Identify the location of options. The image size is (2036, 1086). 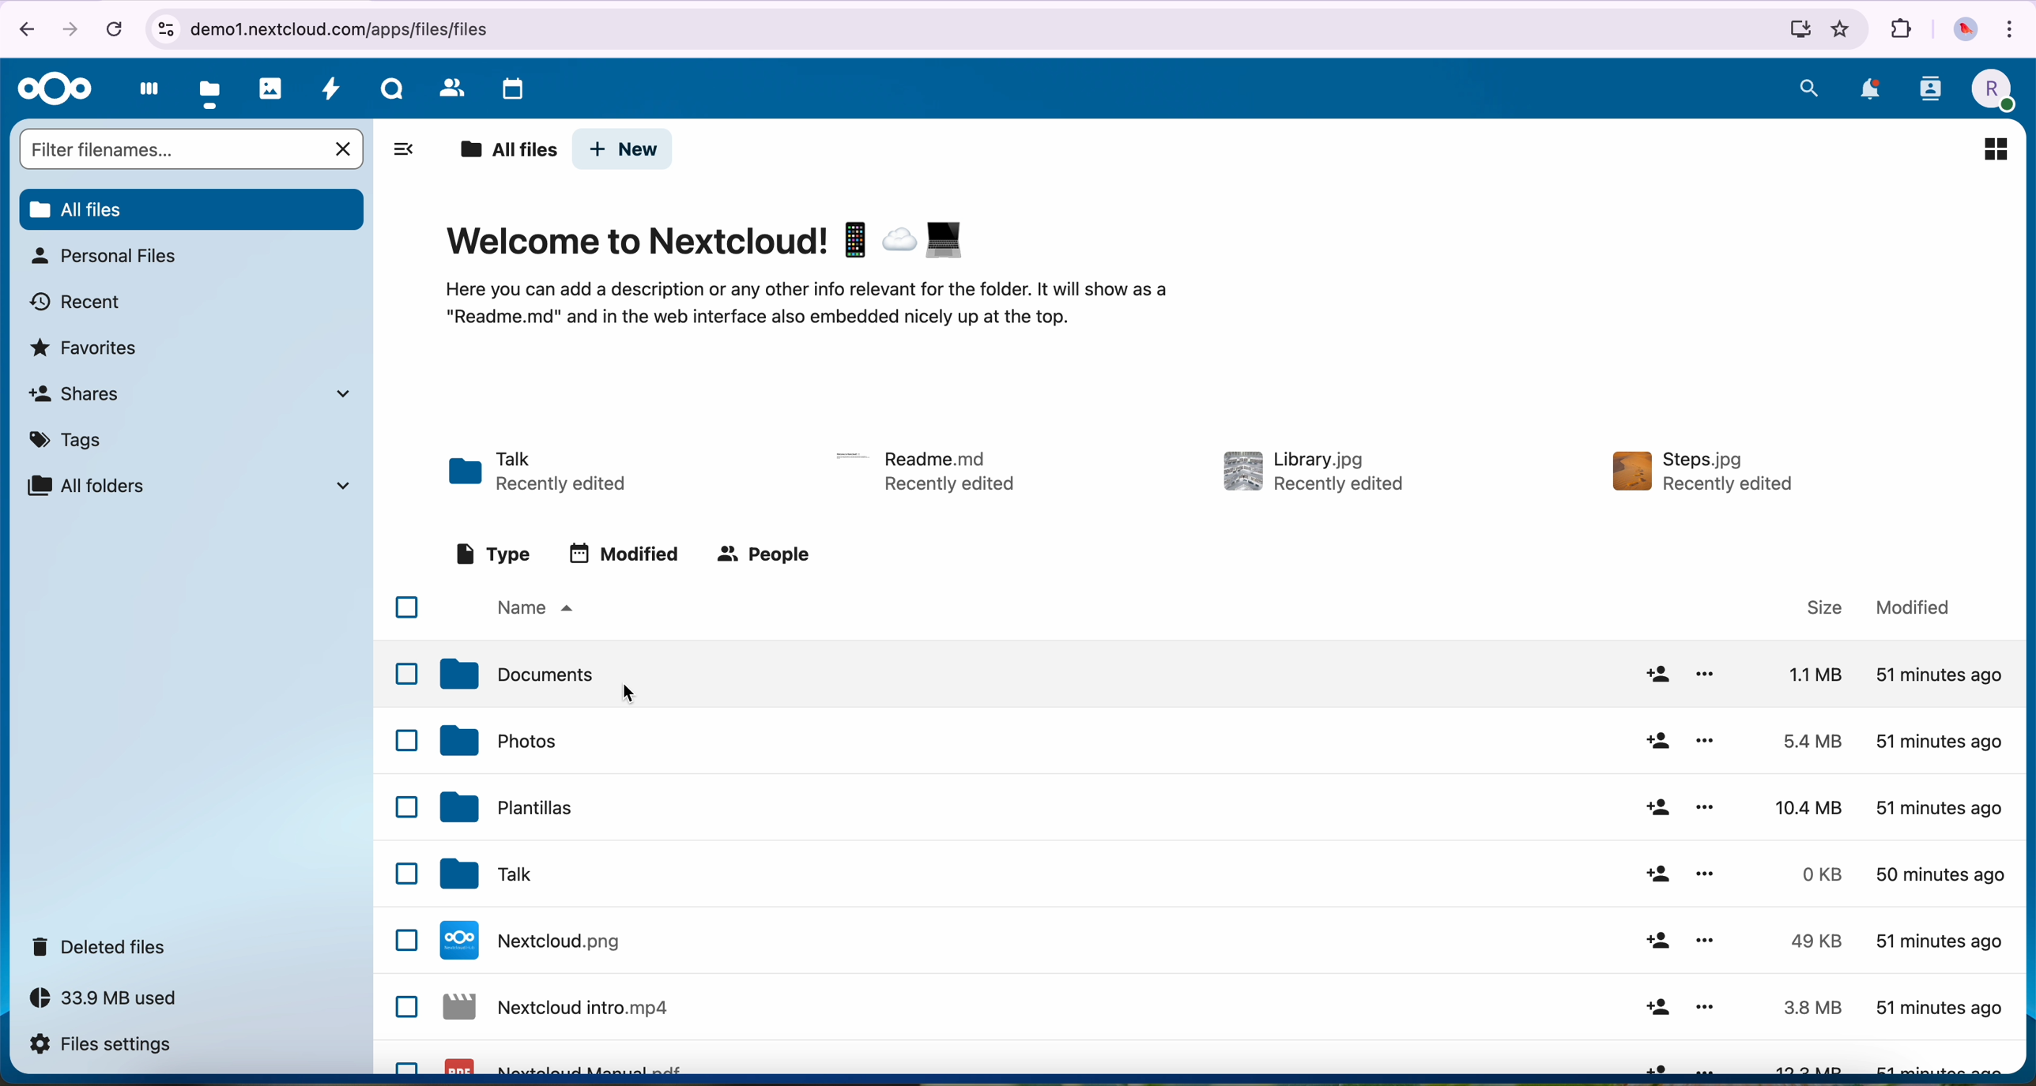
(1704, 739).